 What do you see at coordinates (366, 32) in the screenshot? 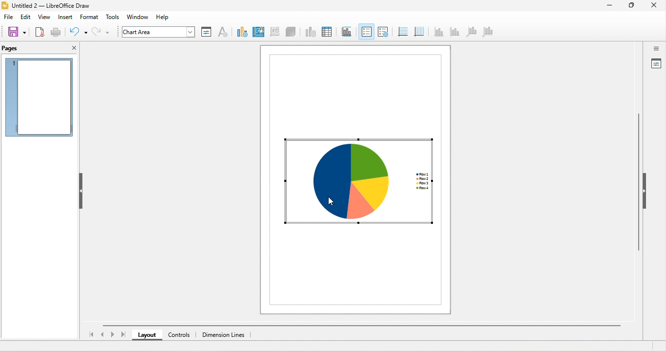
I see `legend on/ off` at bounding box center [366, 32].